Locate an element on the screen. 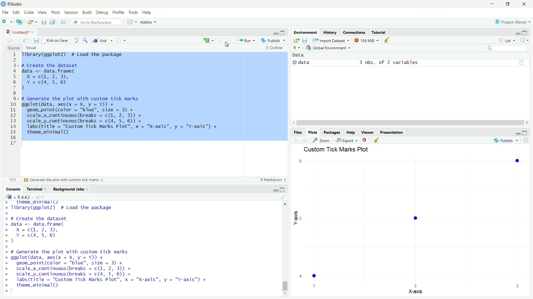 The height and width of the screenshot is (299, 533). library to load the package is located at coordinates (79, 55).